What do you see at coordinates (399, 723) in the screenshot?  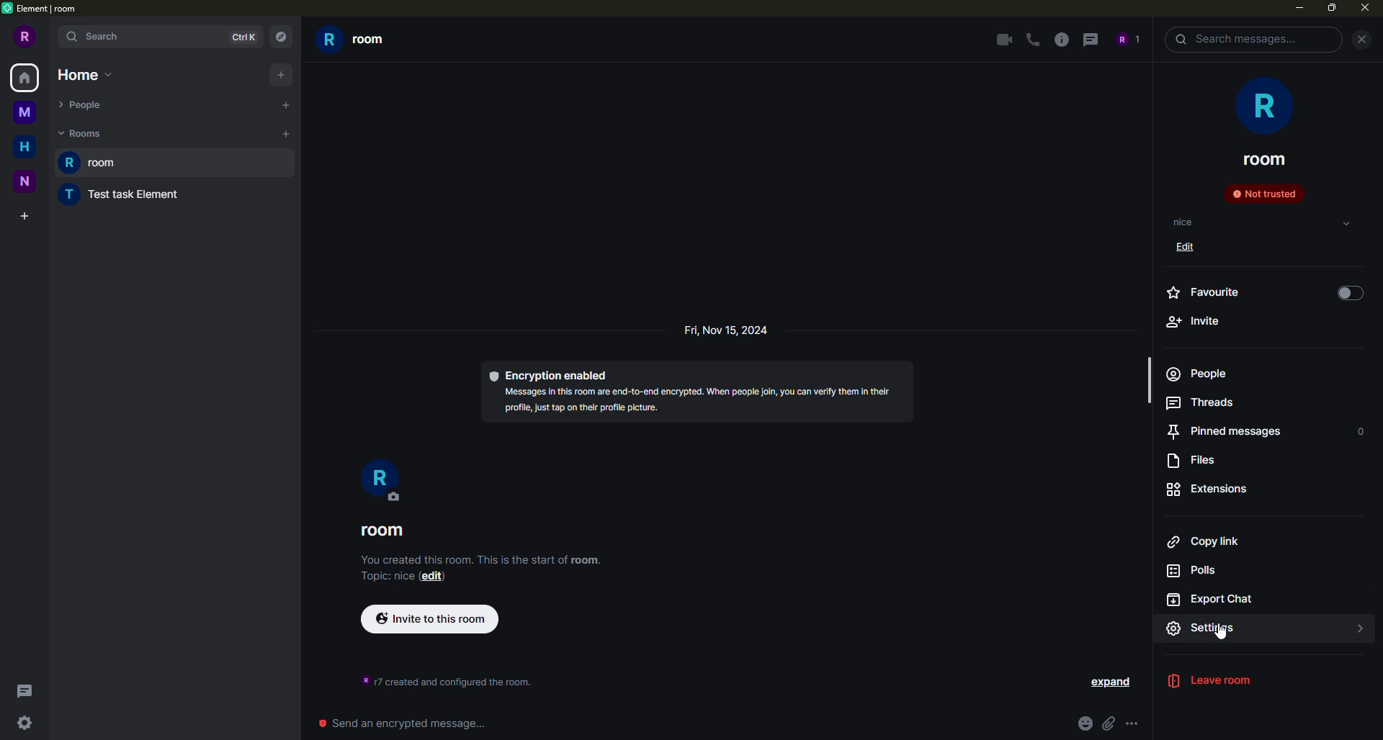 I see `send an encrypted message` at bounding box center [399, 723].